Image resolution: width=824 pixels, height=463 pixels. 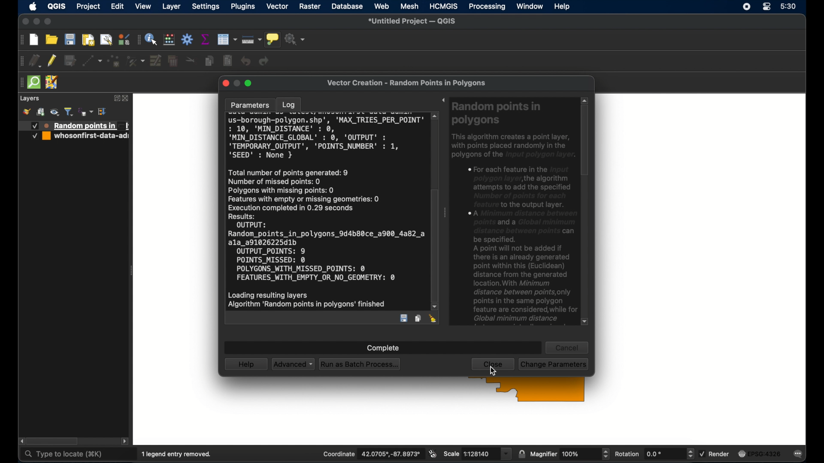 What do you see at coordinates (418, 318) in the screenshot?
I see `copy log` at bounding box center [418, 318].